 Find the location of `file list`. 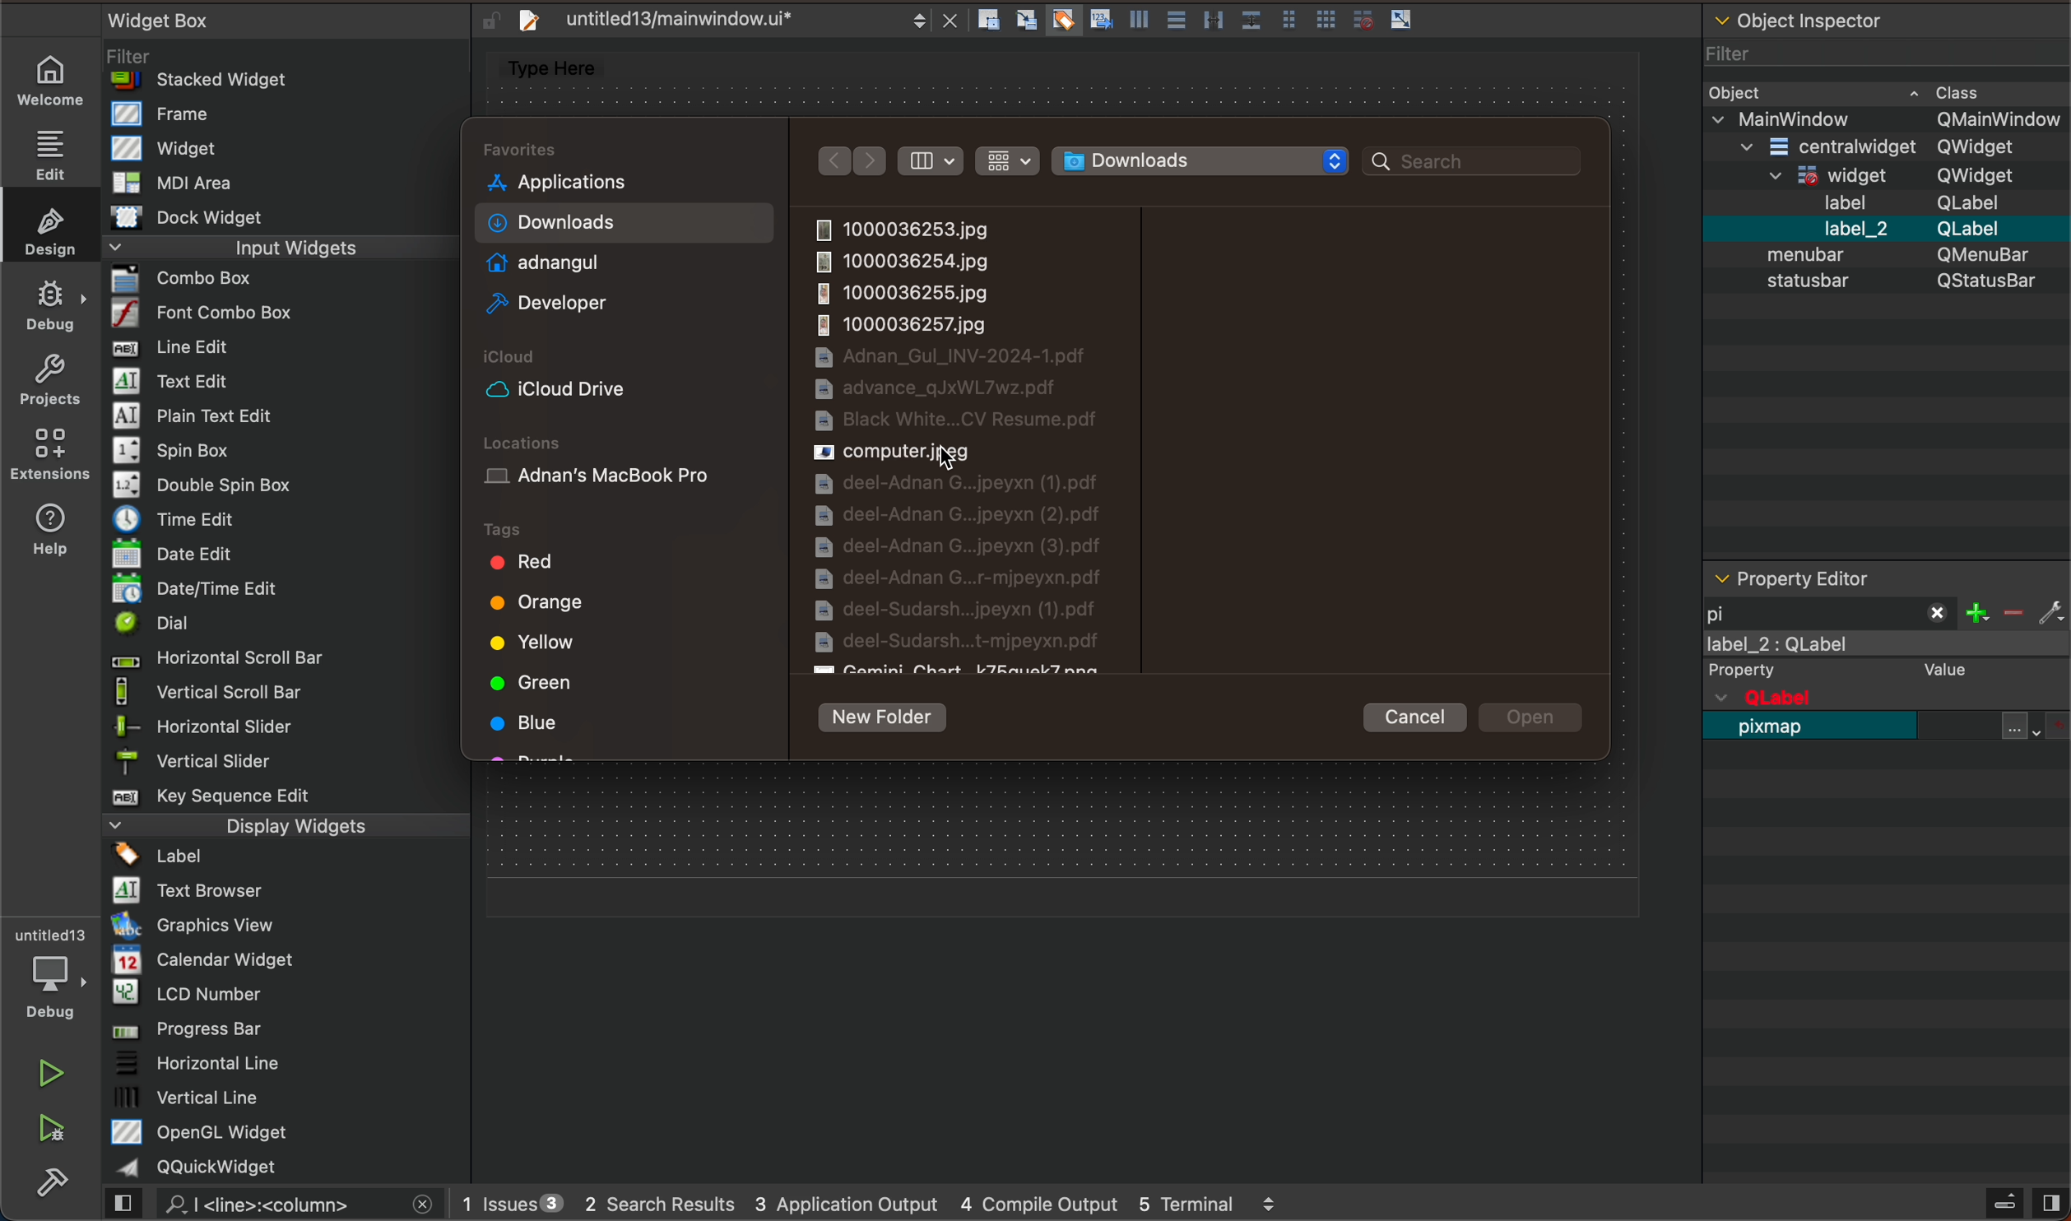

file list is located at coordinates (987, 443).